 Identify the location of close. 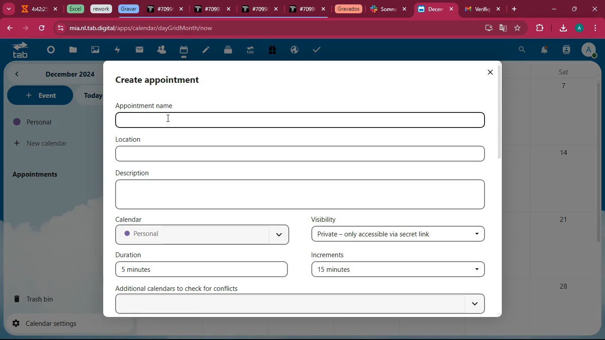
(231, 11).